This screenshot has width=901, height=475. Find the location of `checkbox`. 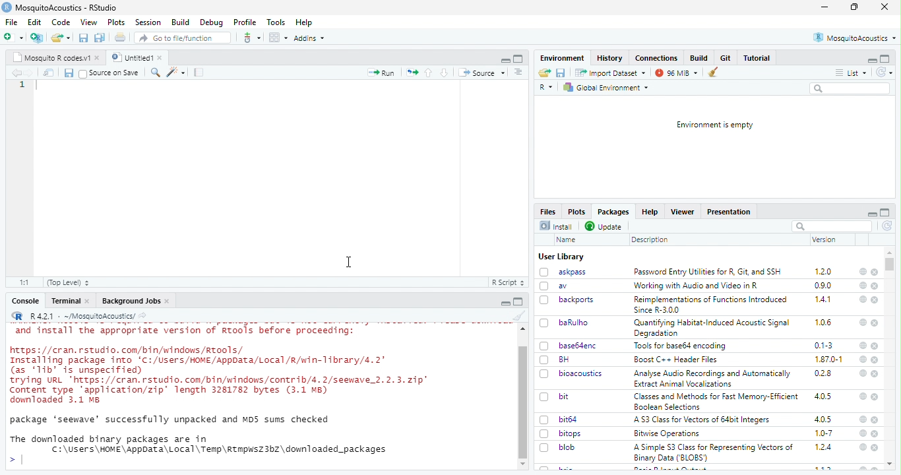

checkbox is located at coordinates (545, 301).